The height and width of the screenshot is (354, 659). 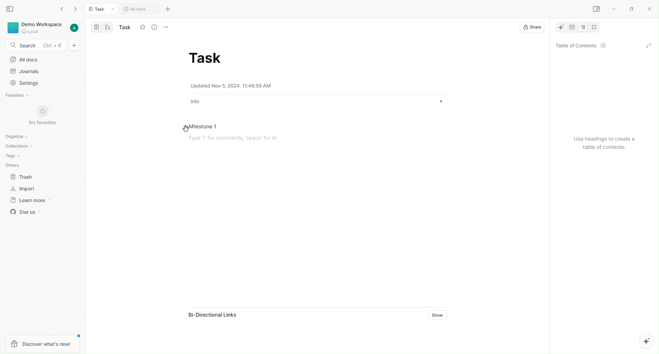 What do you see at coordinates (213, 315) in the screenshot?
I see `Bi-Directional Links` at bounding box center [213, 315].